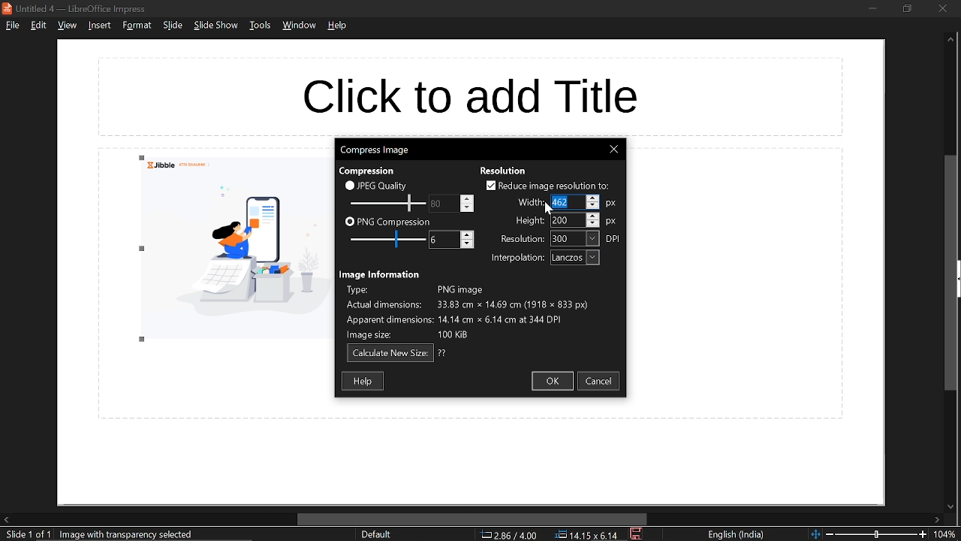 This screenshot has height=541, width=961. Describe the element at coordinates (443, 353) in the screenshot. I see `question mark` at that location.